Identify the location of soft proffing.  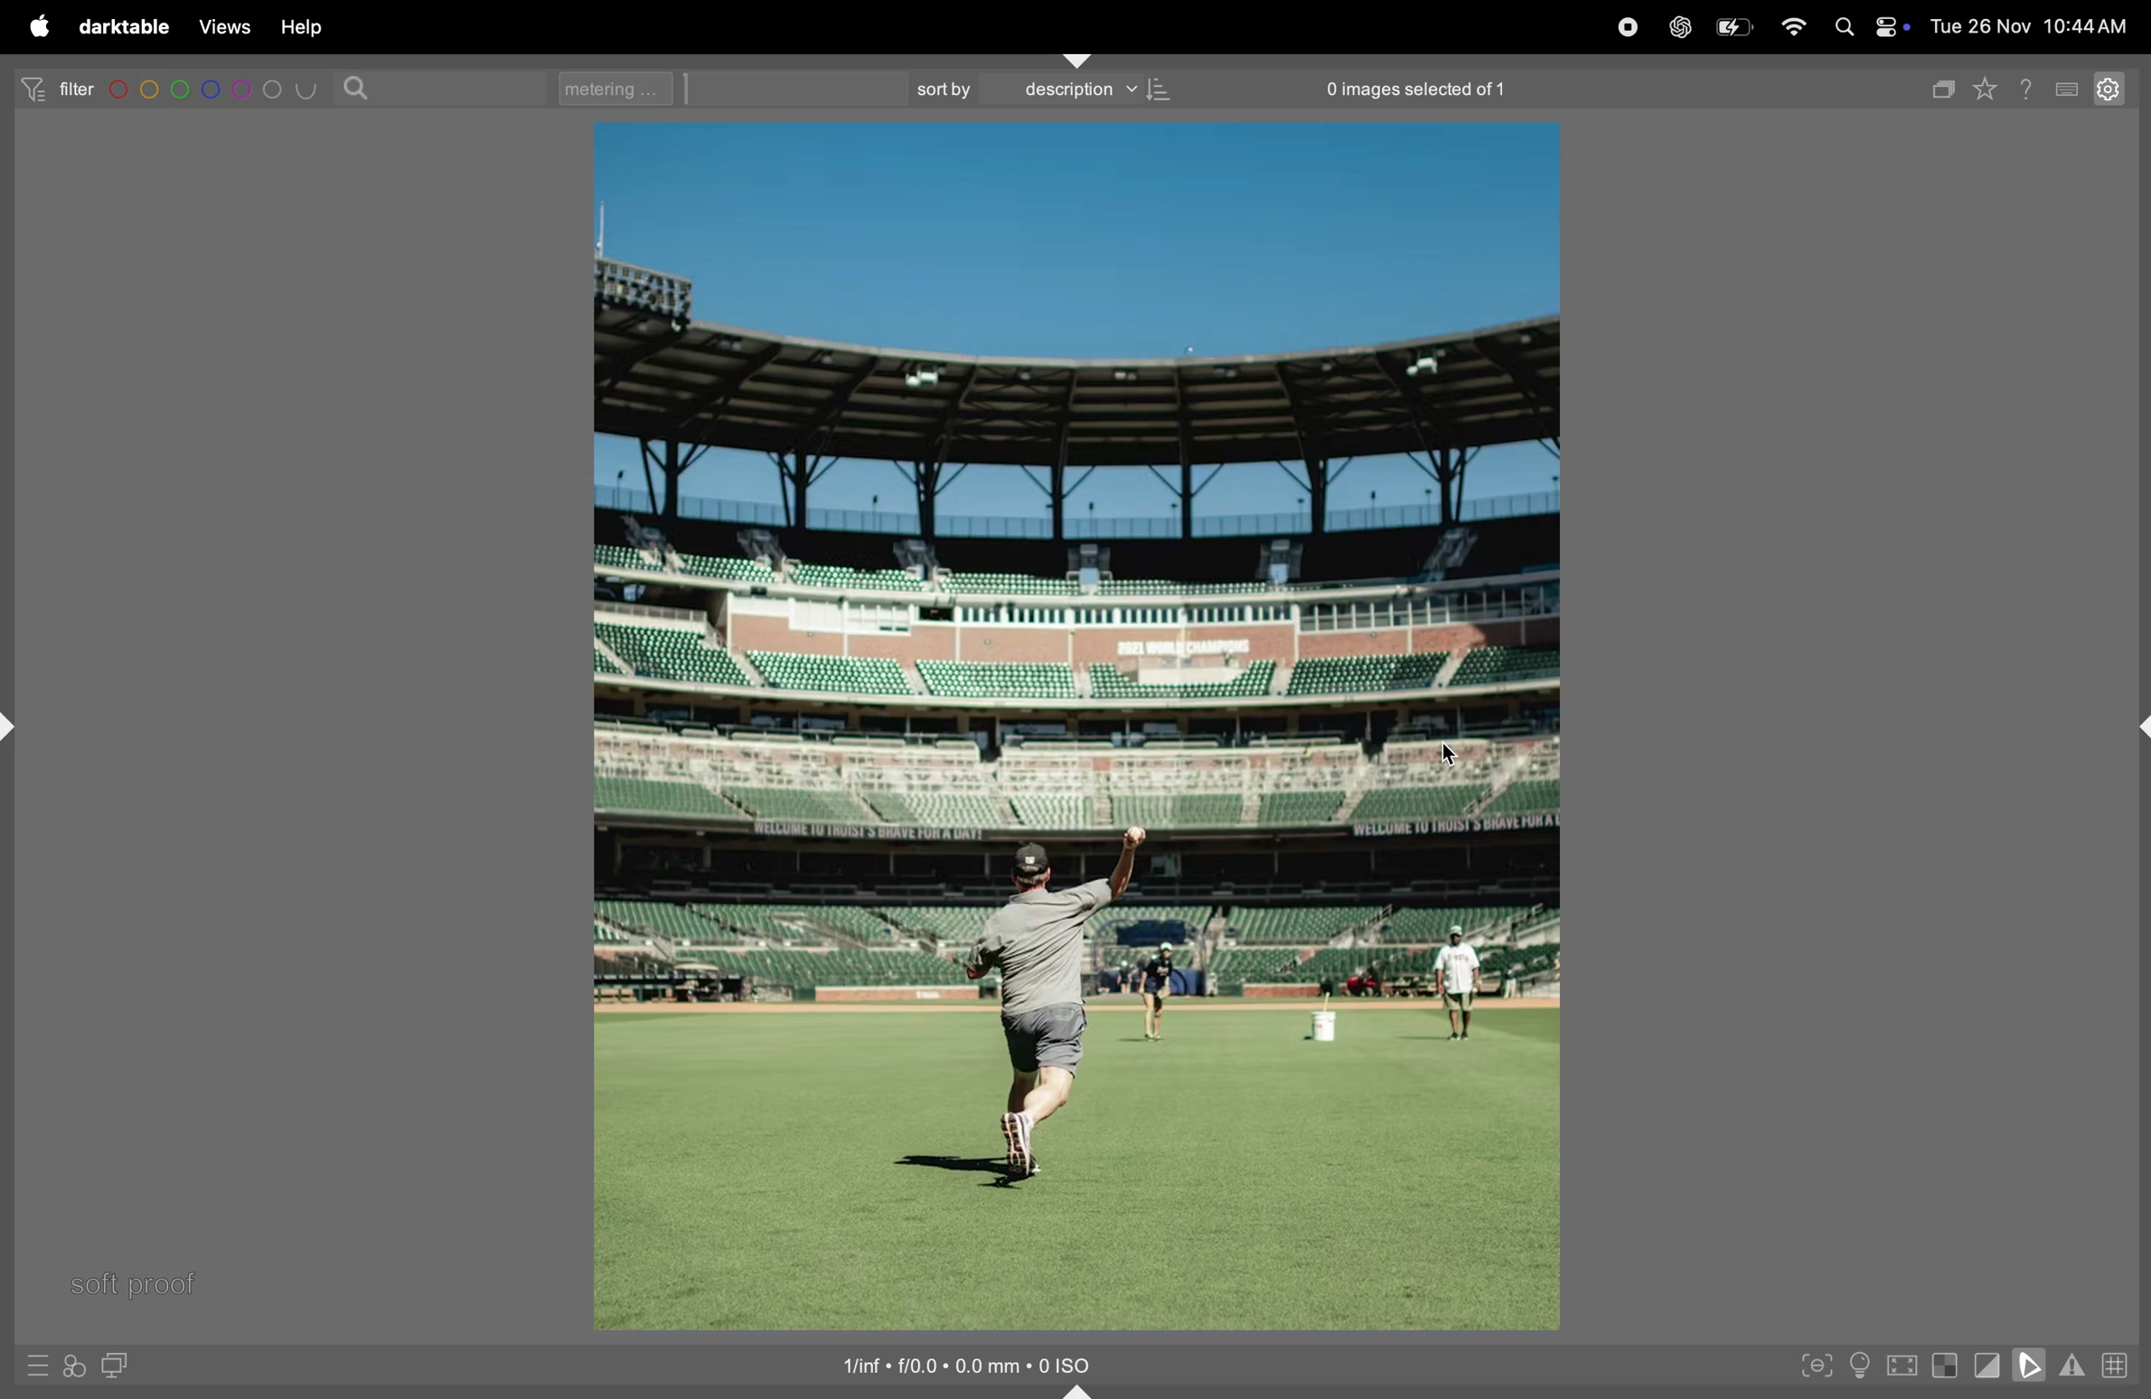
(2032, 1363).